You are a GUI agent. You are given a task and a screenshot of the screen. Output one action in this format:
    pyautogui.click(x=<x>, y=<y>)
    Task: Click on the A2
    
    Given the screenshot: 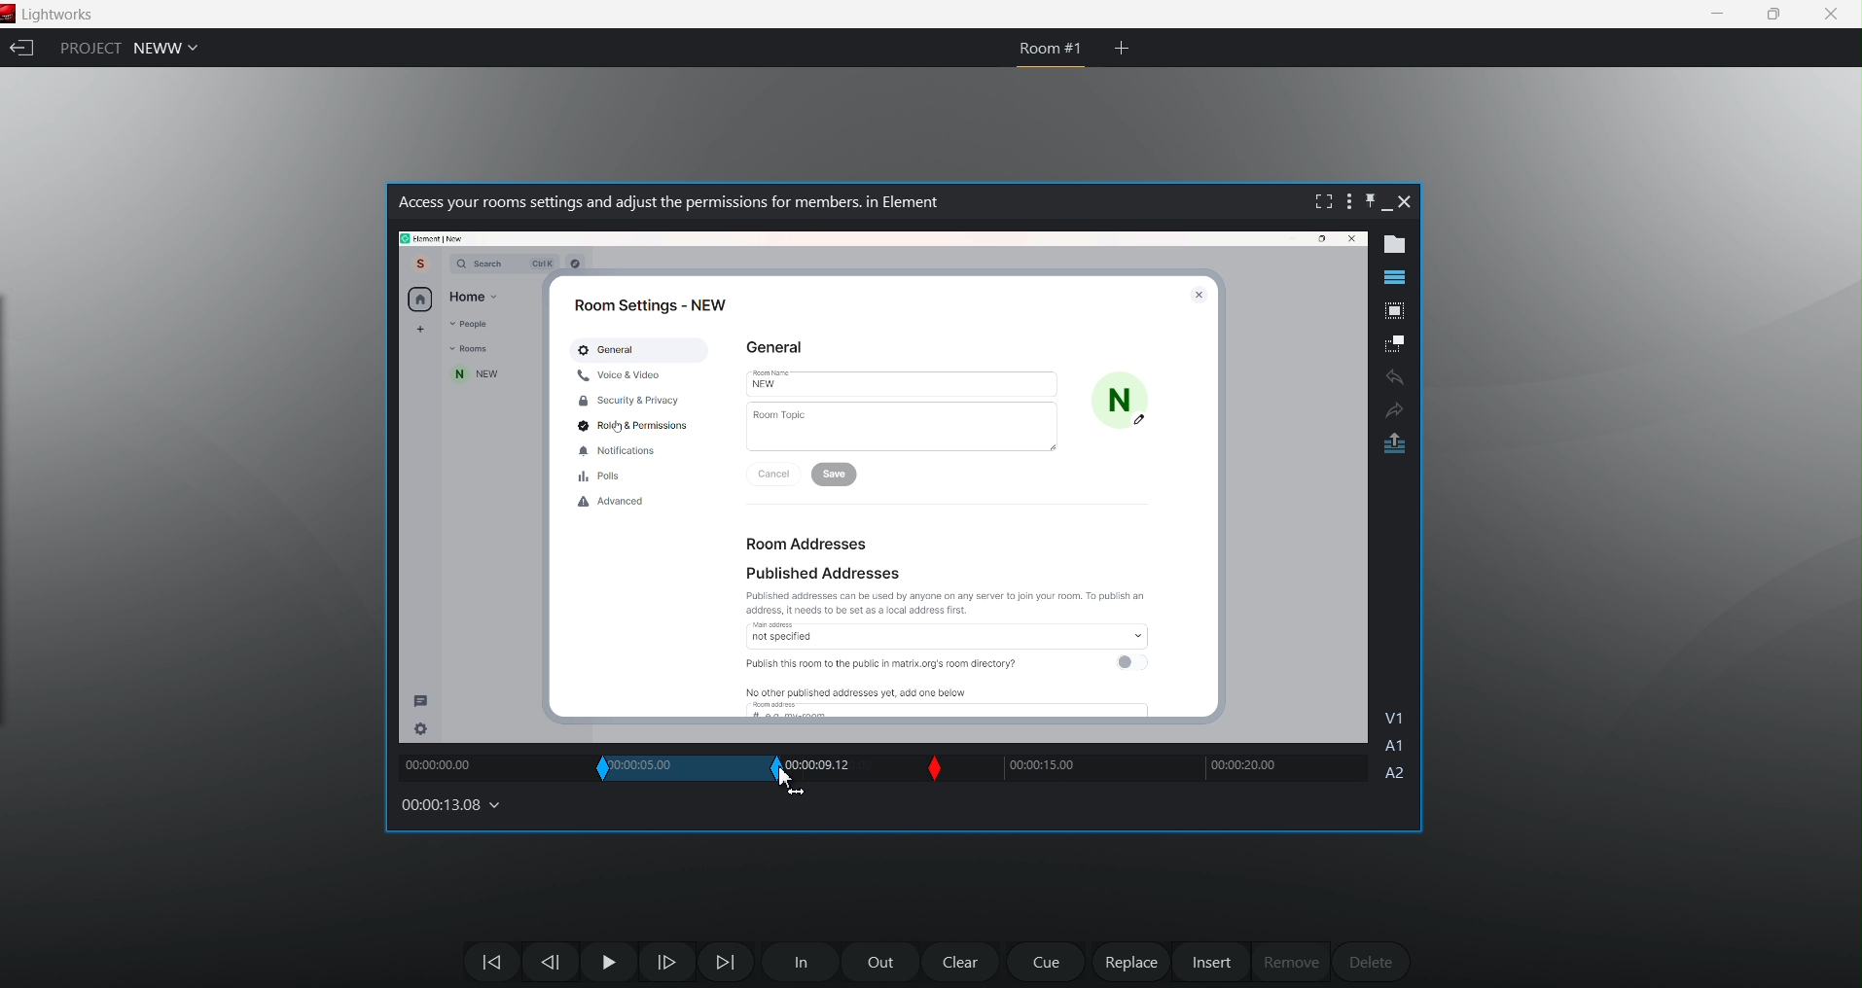 What is the action you would take?
    pyautogui.click(x=1394, y=777)
    